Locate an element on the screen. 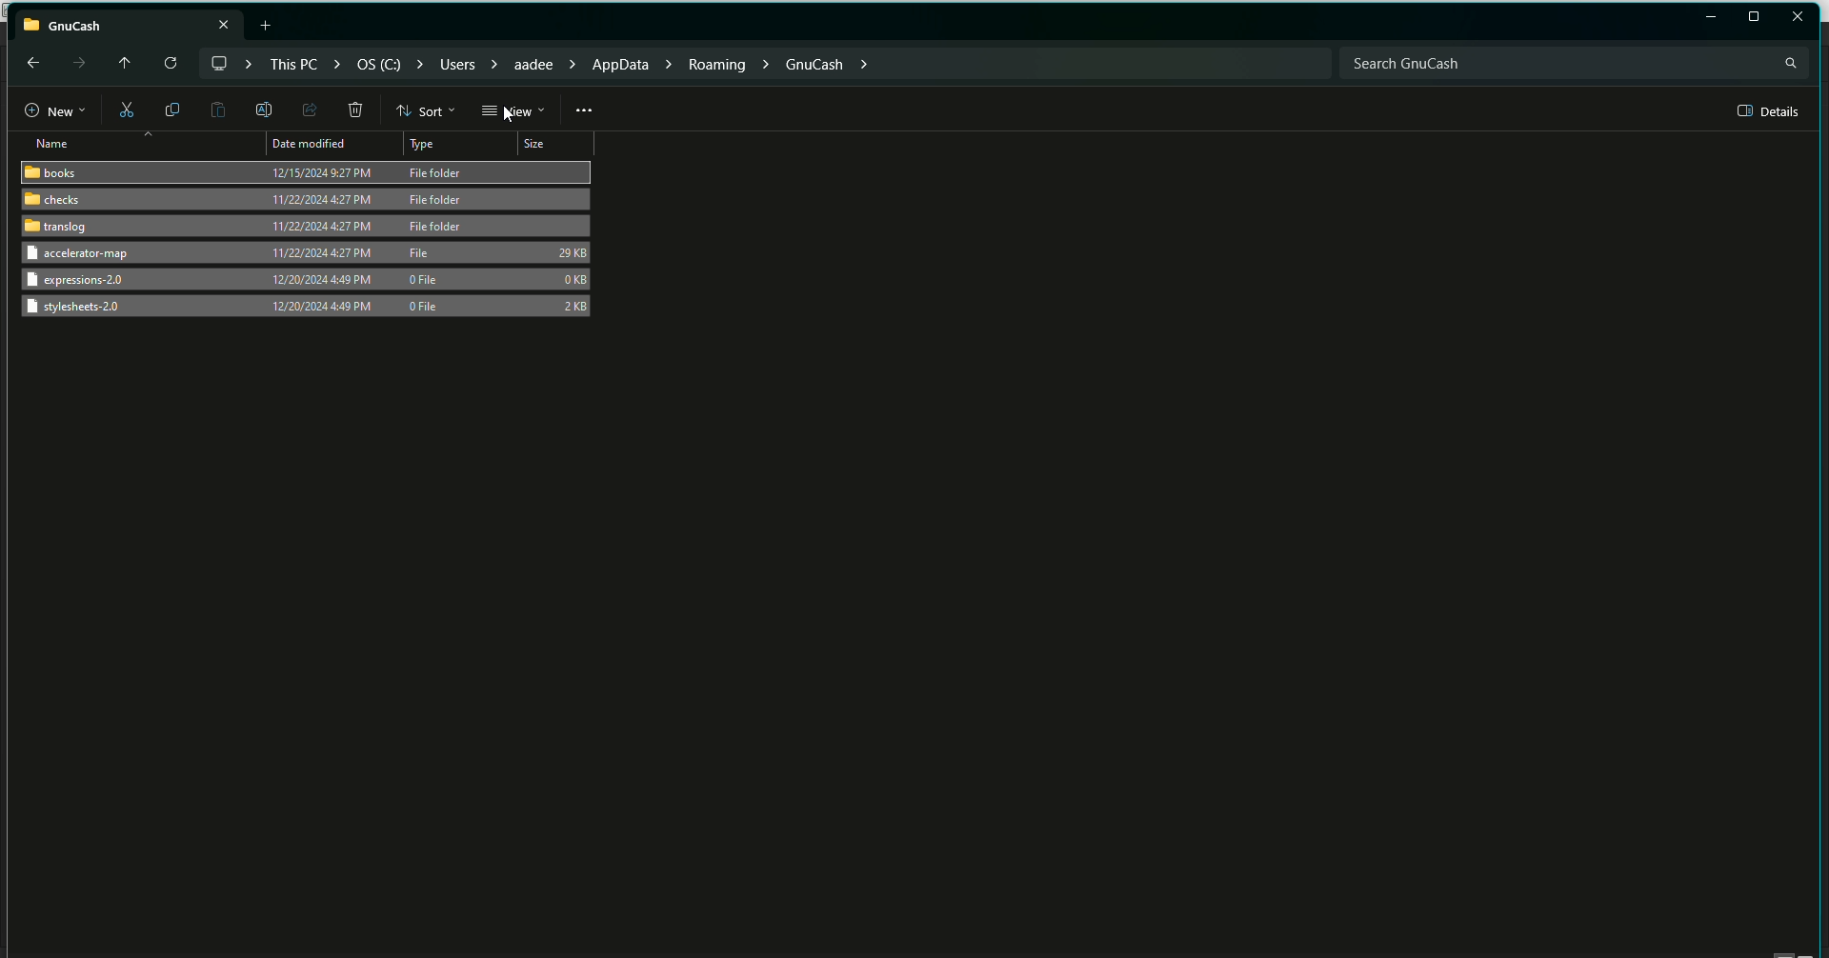  Size is located at coordinates (538, 145).